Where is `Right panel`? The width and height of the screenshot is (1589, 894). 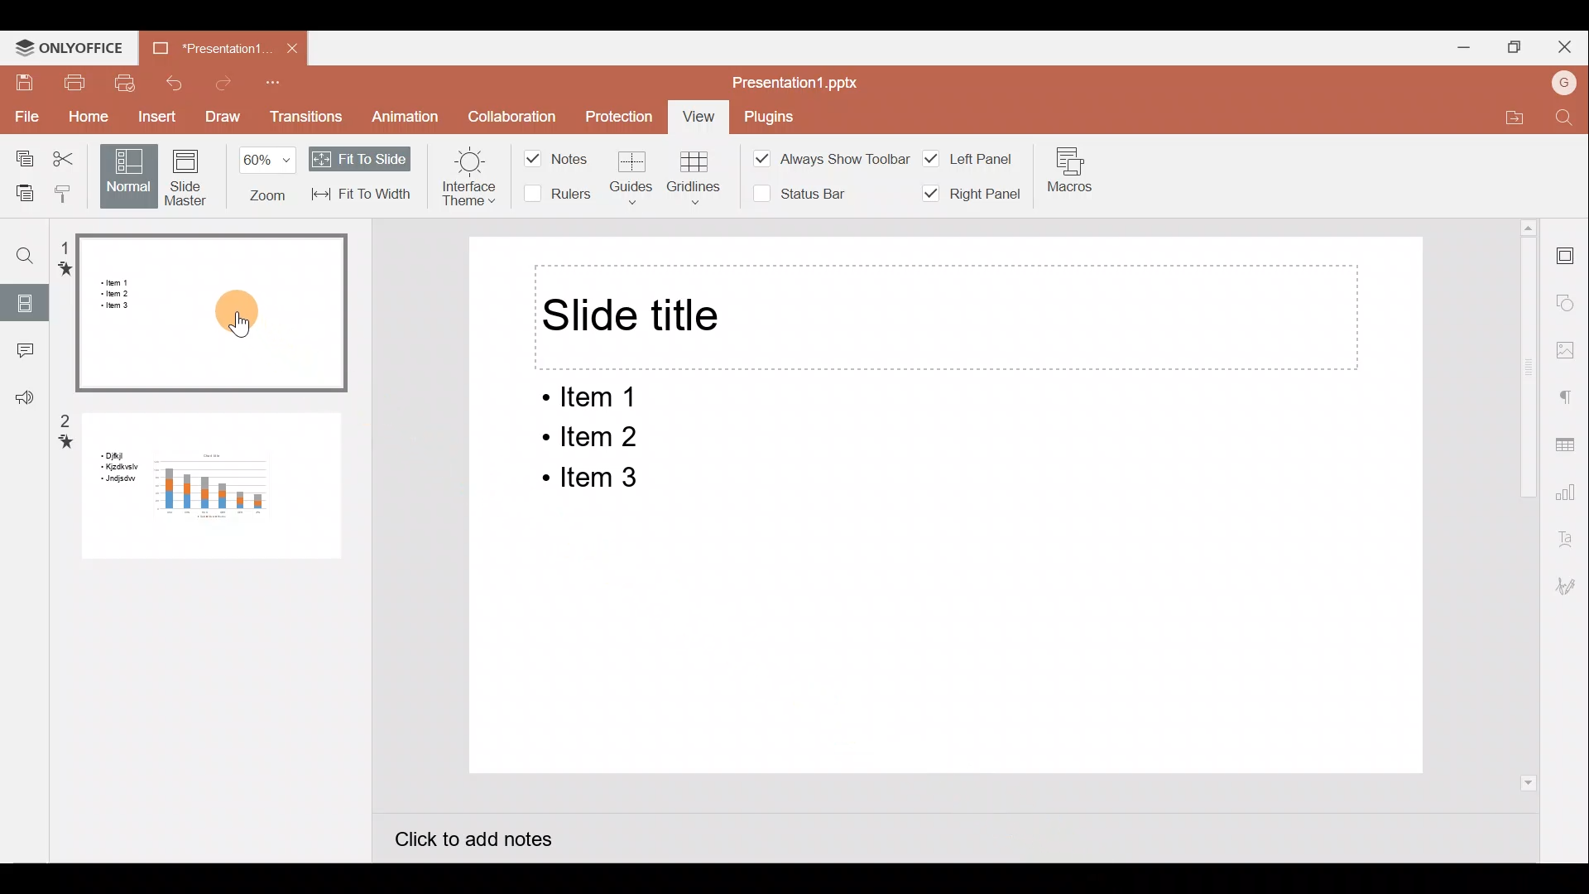
Right panel is located at coordinates (977, 199).